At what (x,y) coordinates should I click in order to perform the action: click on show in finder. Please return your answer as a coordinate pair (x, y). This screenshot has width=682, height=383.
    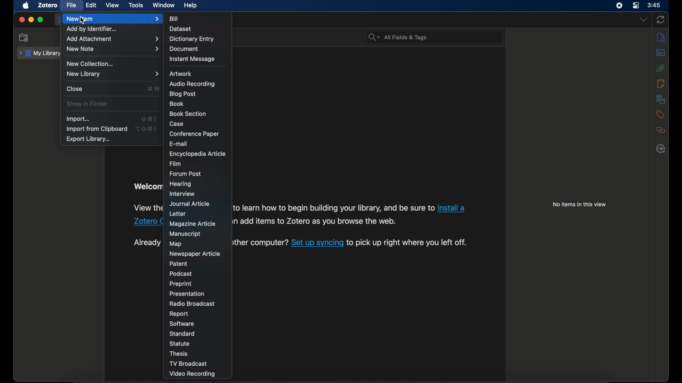
    Looking at the image, I should click on (87, 104).